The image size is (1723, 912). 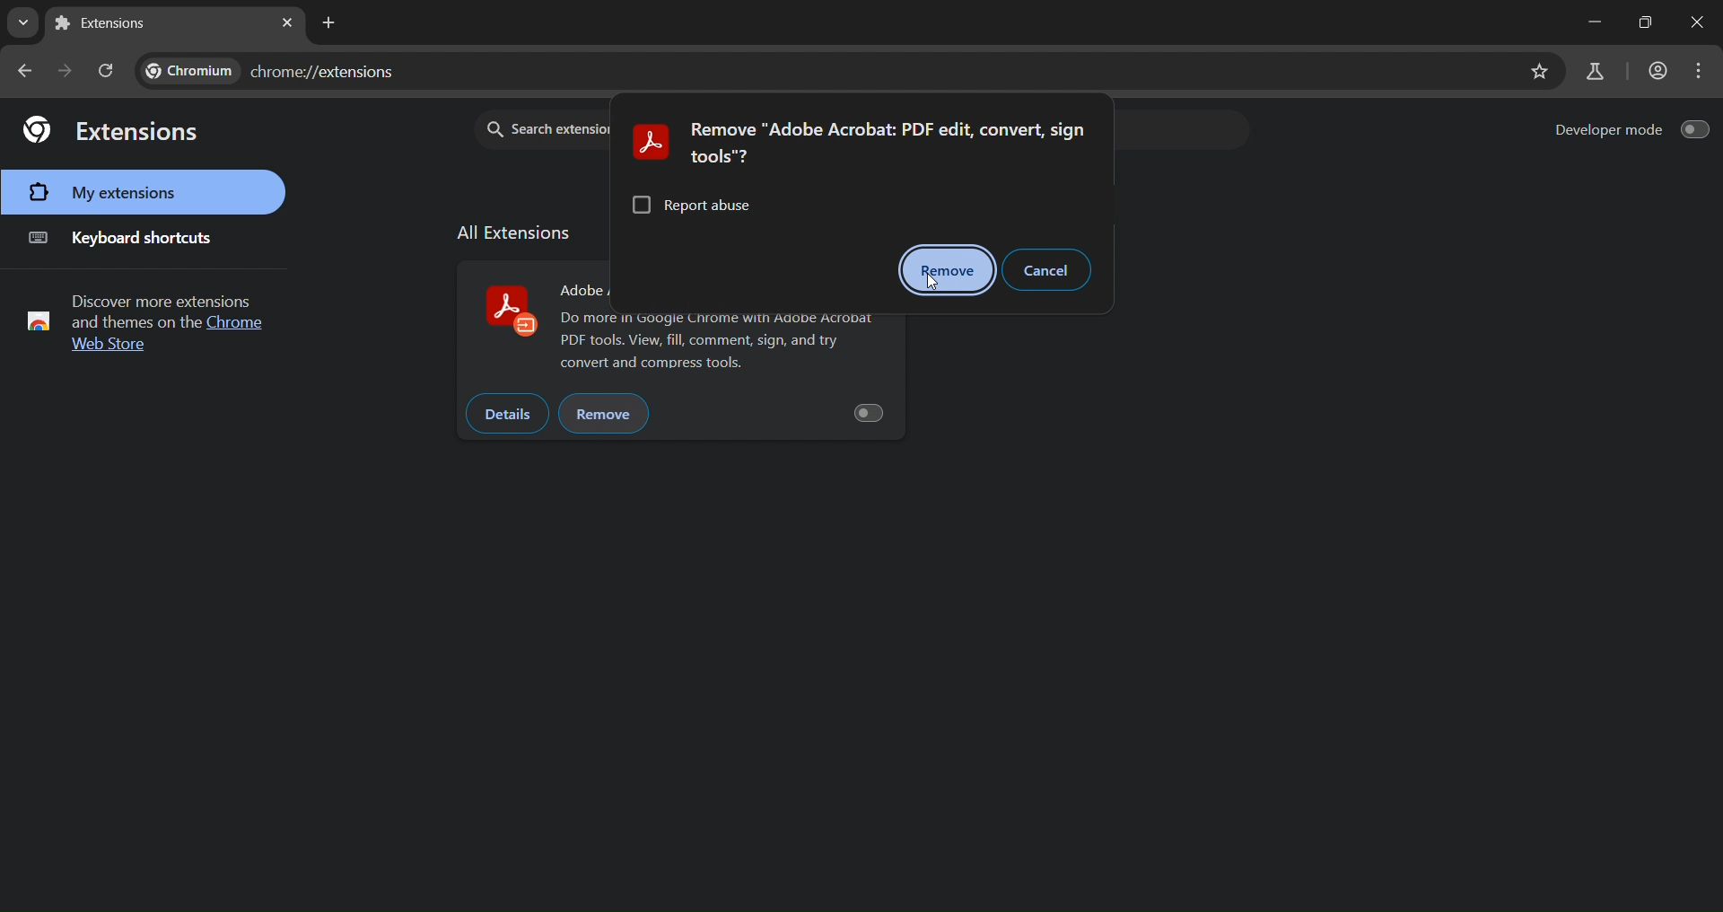 I want to click on remove, so click(x=949, y=268).